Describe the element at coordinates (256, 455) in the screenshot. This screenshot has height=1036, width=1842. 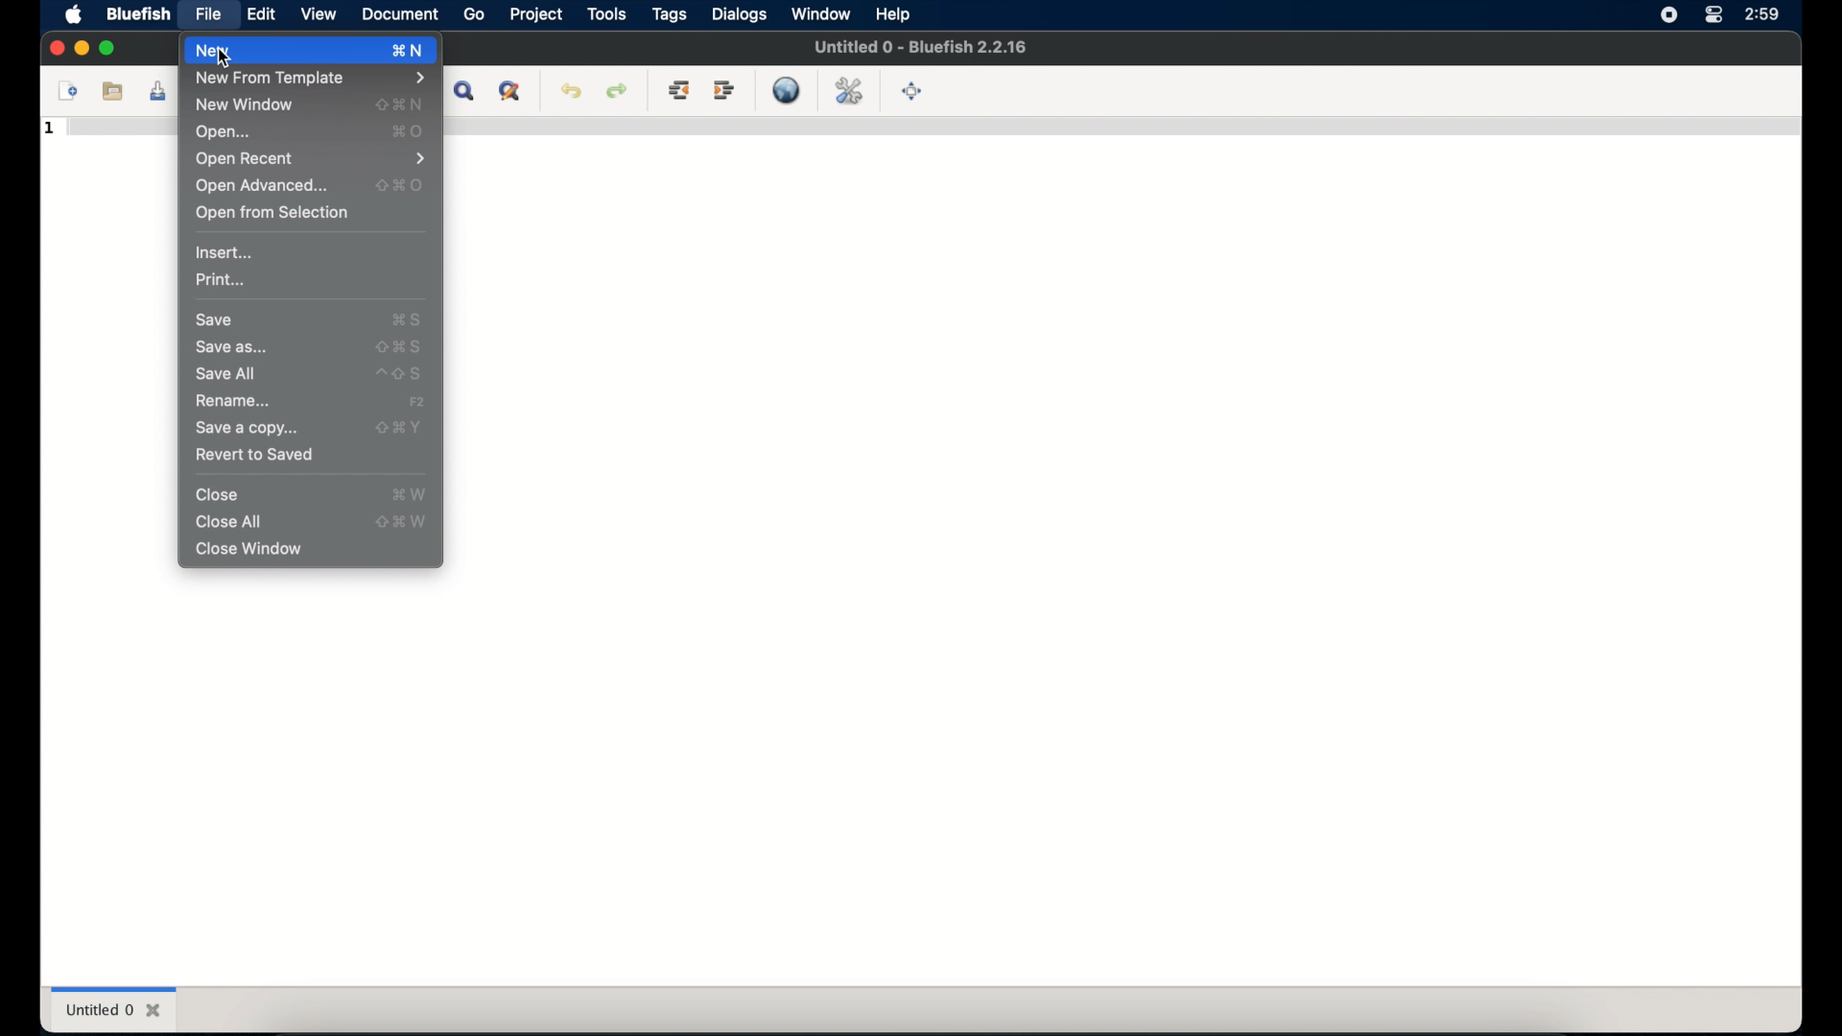
I see `revert to saved` at that location.